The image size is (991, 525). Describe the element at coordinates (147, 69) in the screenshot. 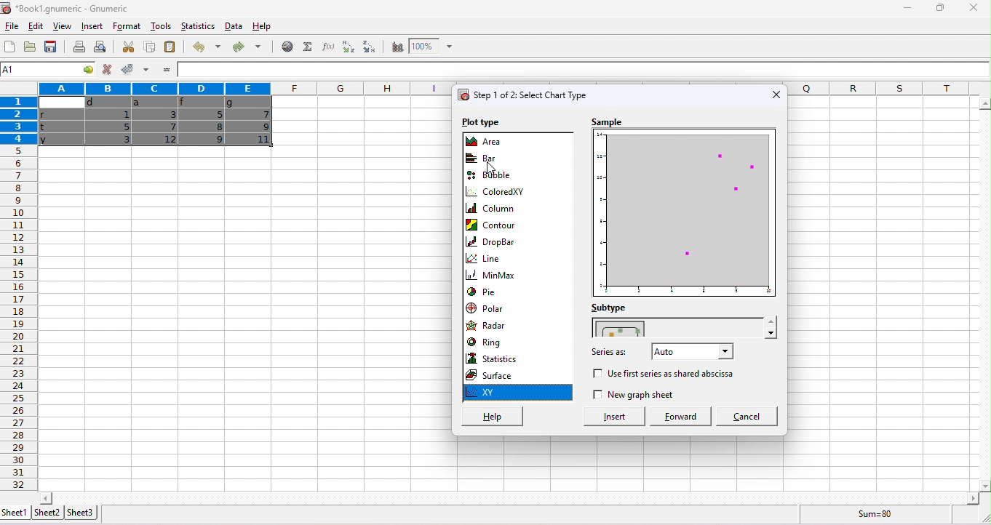

I see `accept multiple changes` at that location.